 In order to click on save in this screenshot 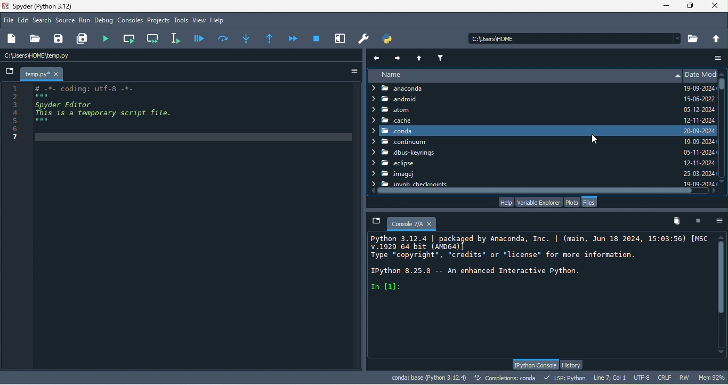, I will do `click(59, 39)`.